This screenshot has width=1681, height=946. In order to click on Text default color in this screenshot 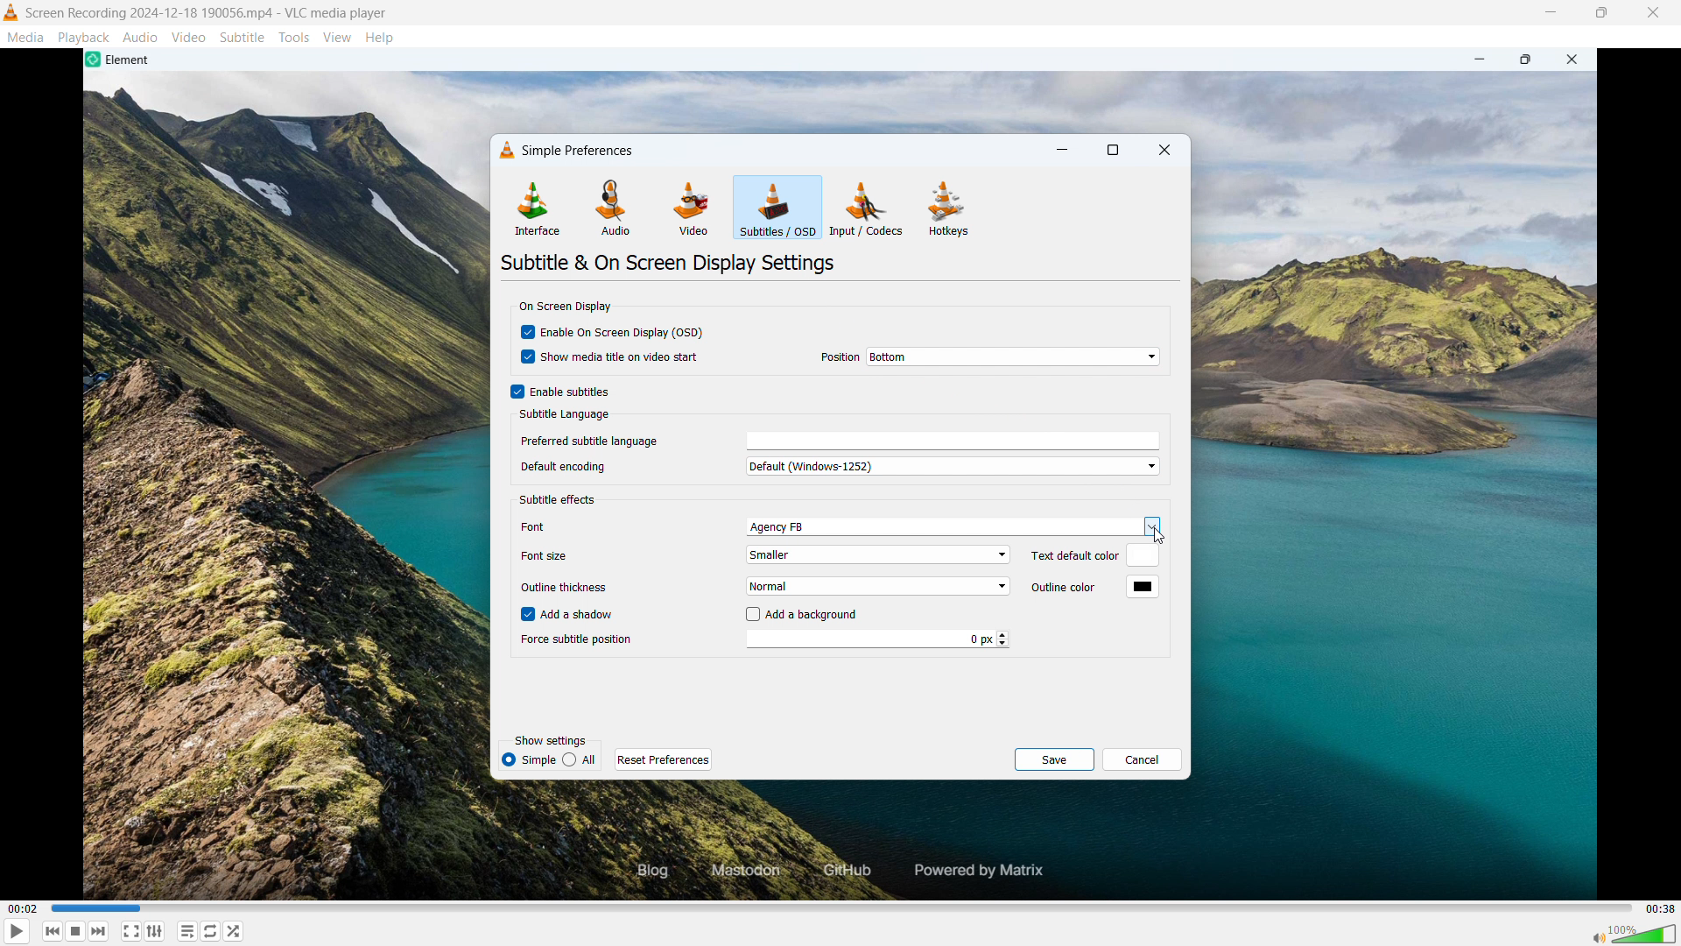, I will do `click(1068, 557)`.